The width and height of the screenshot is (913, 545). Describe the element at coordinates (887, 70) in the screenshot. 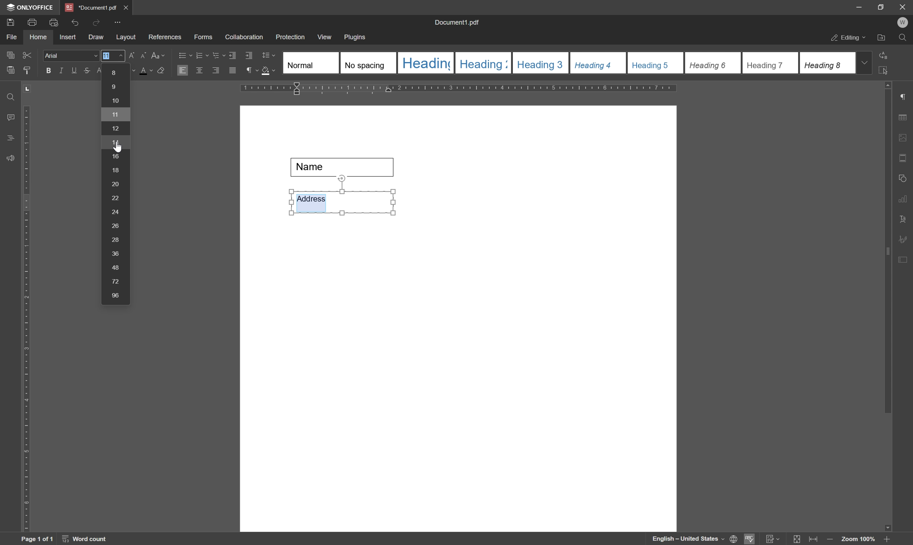

I see `select all` at that location.